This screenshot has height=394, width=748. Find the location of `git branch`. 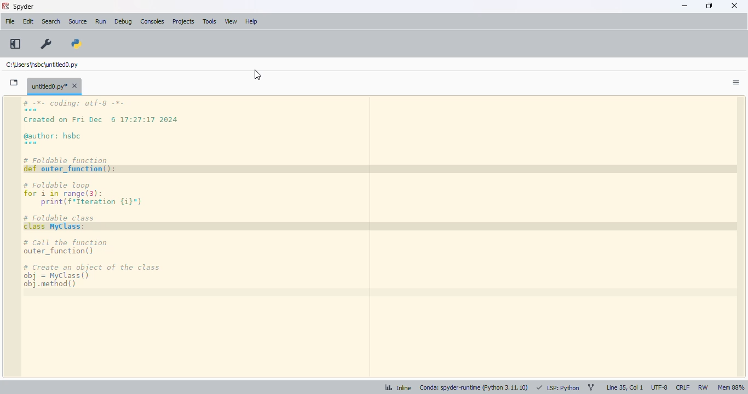

git branch is located at coordinates (591, 388).